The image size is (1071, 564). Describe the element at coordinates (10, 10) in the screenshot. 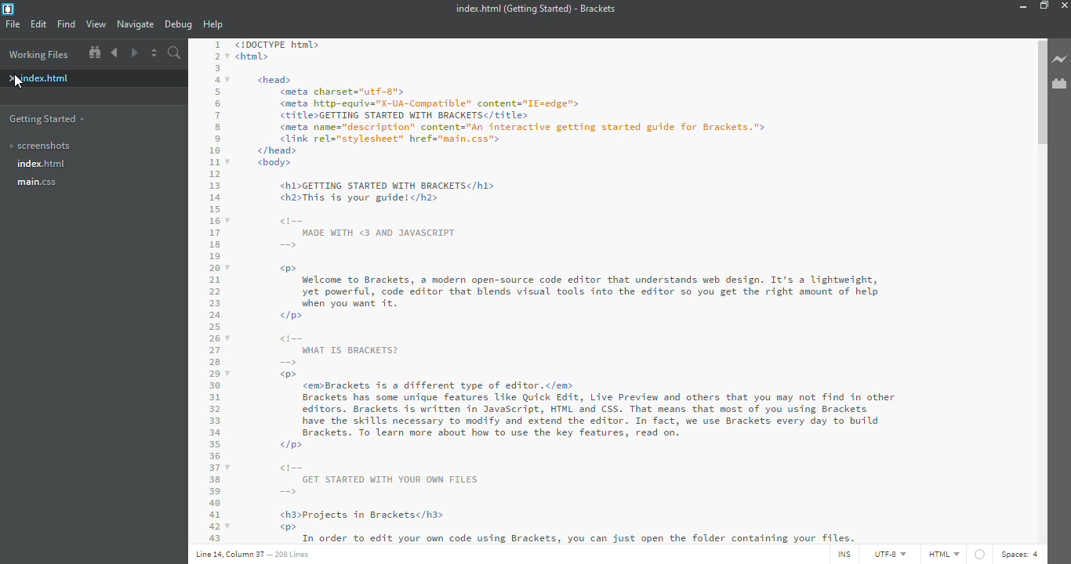

I see `bracket` at that location.